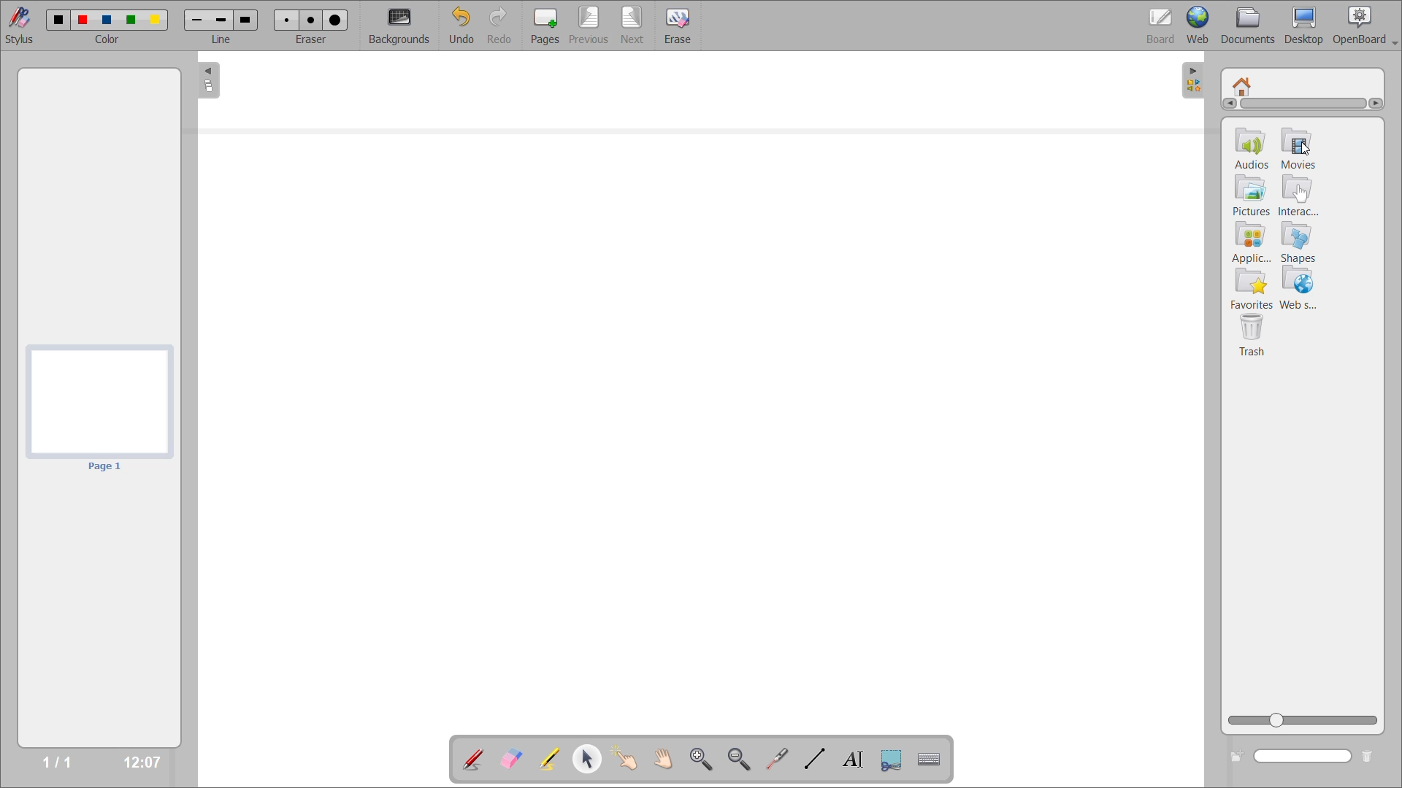  Describe the element at coordinates (222, 20) in the screenshot. I see `Large line` at that location.